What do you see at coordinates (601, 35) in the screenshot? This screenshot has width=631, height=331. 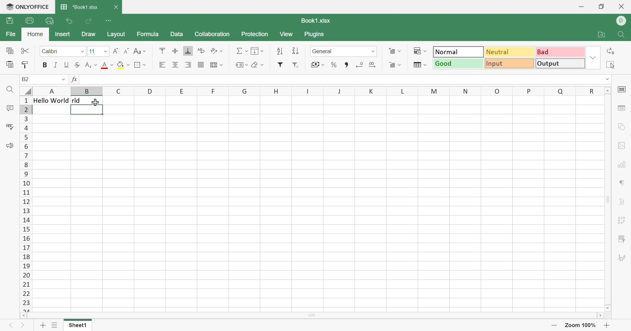 I see `Open file location` at bounding box center [601, 35].